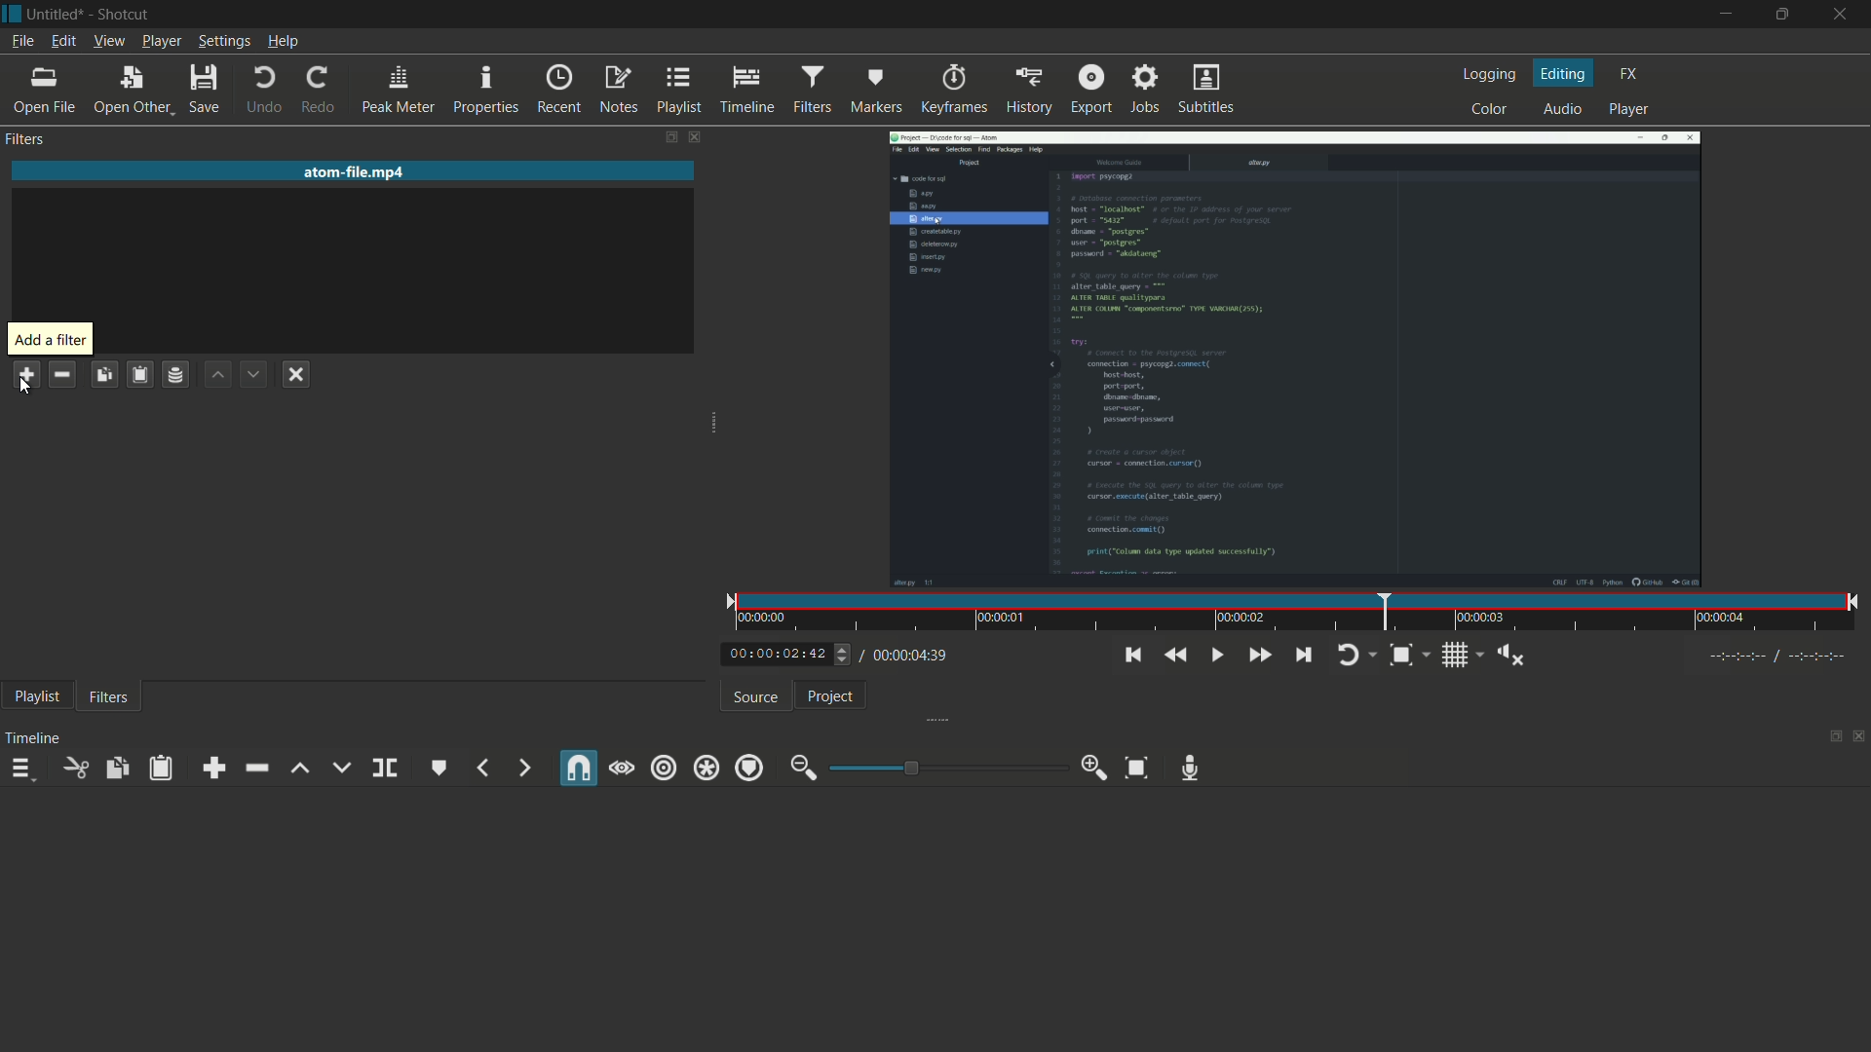 Image resolution: width=1871 pixels, height=1052 pixels. I want to click on toggle play or pause, so click(1218, 656).